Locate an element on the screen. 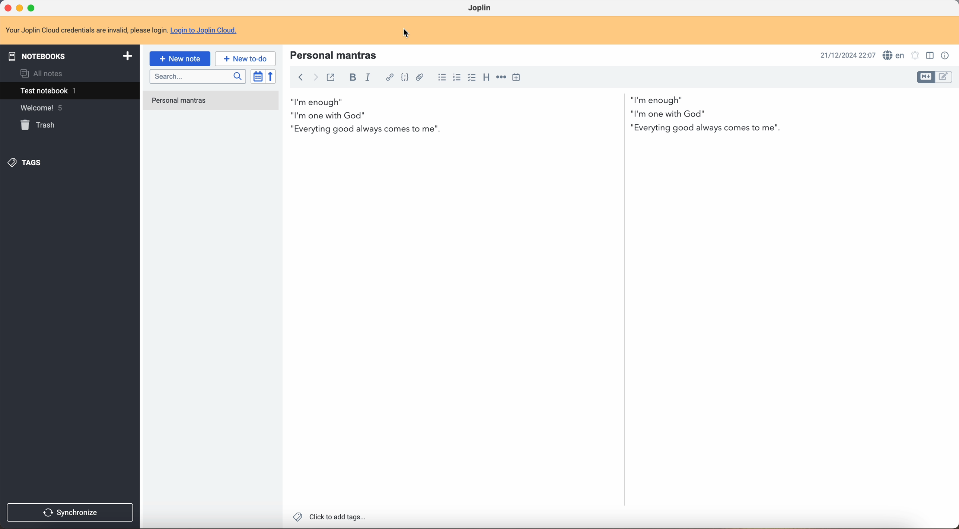  body text is located at coordinates (451, 300).